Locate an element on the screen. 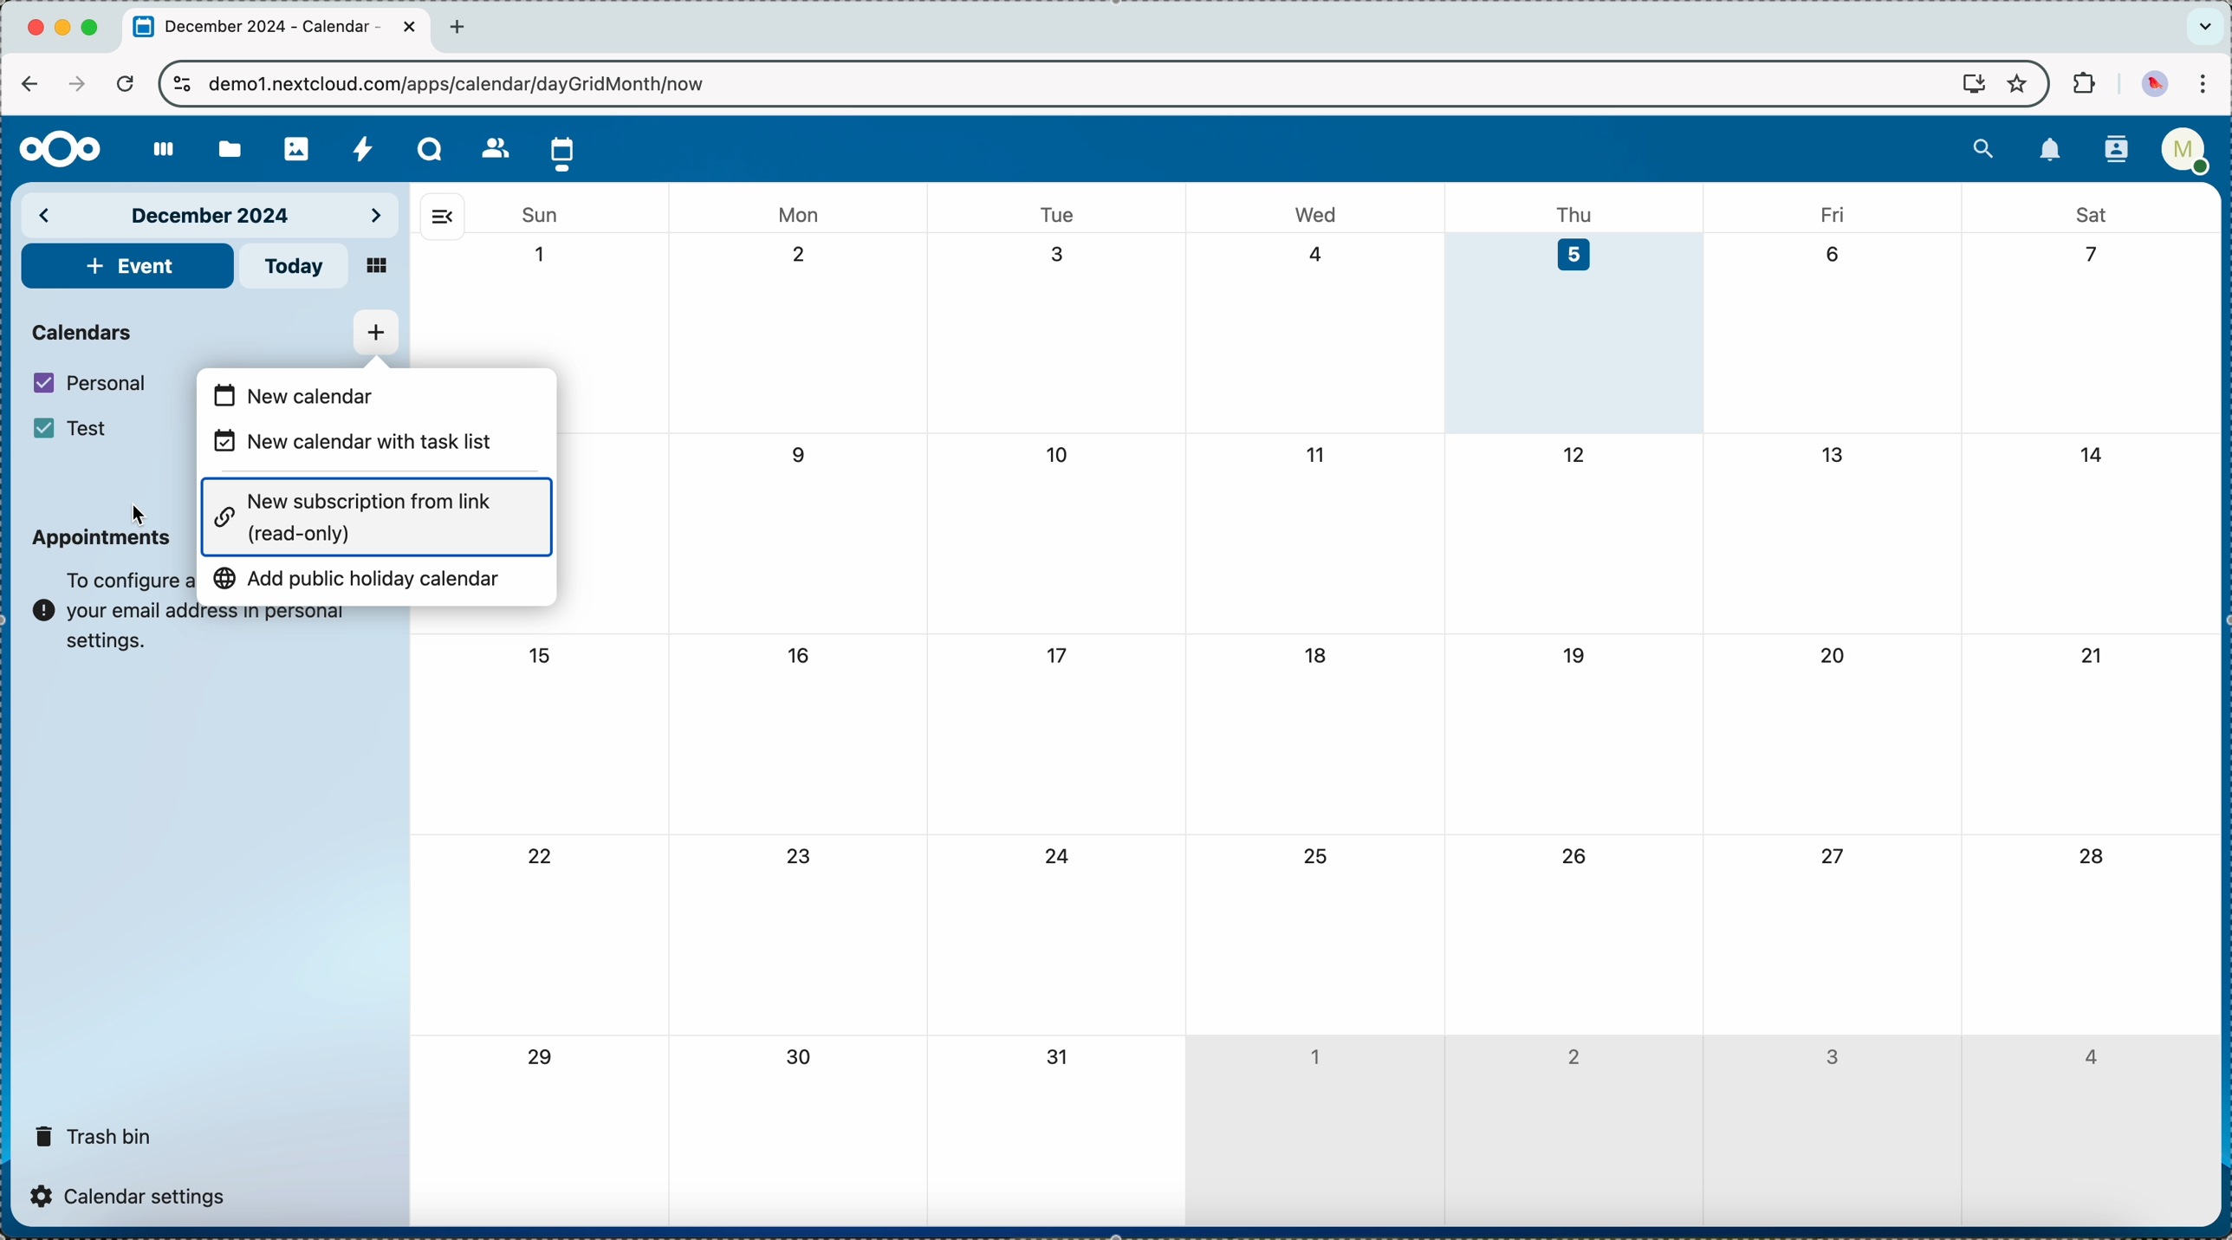 This screenshot has height=1240, width=2232. 16 is located at coordinates (799, 653).